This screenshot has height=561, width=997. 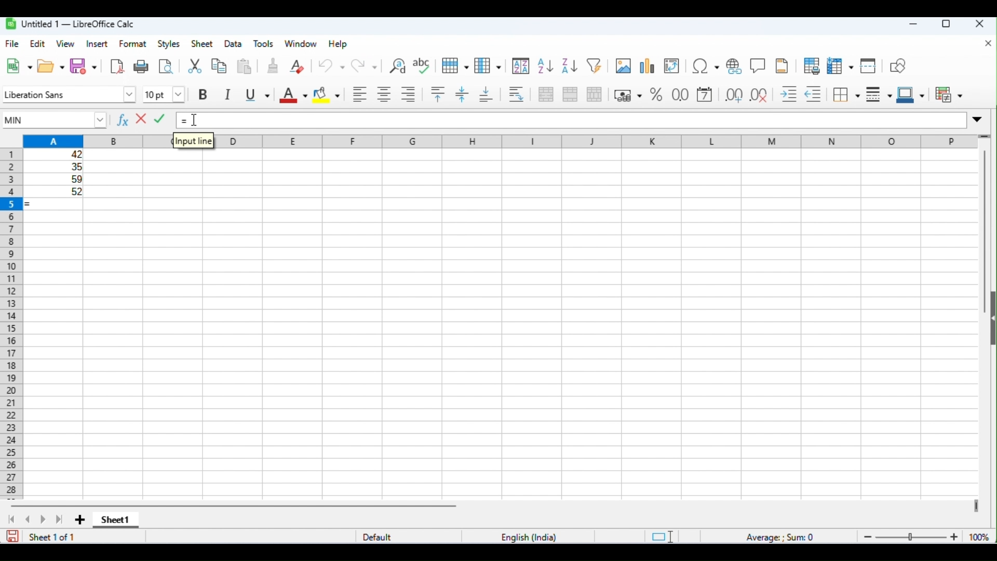 I want to click on center vertically, so click(x=462, y=95).